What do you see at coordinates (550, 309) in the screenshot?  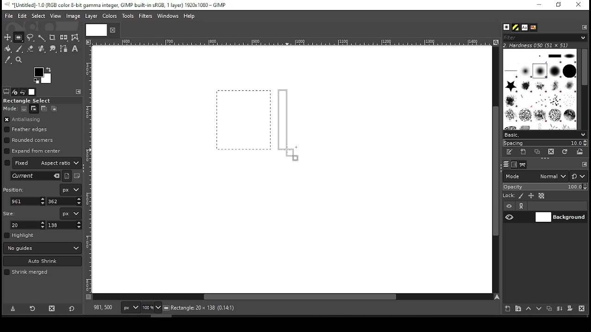 I see `duplicate layer` at bounding box center [550, 309].